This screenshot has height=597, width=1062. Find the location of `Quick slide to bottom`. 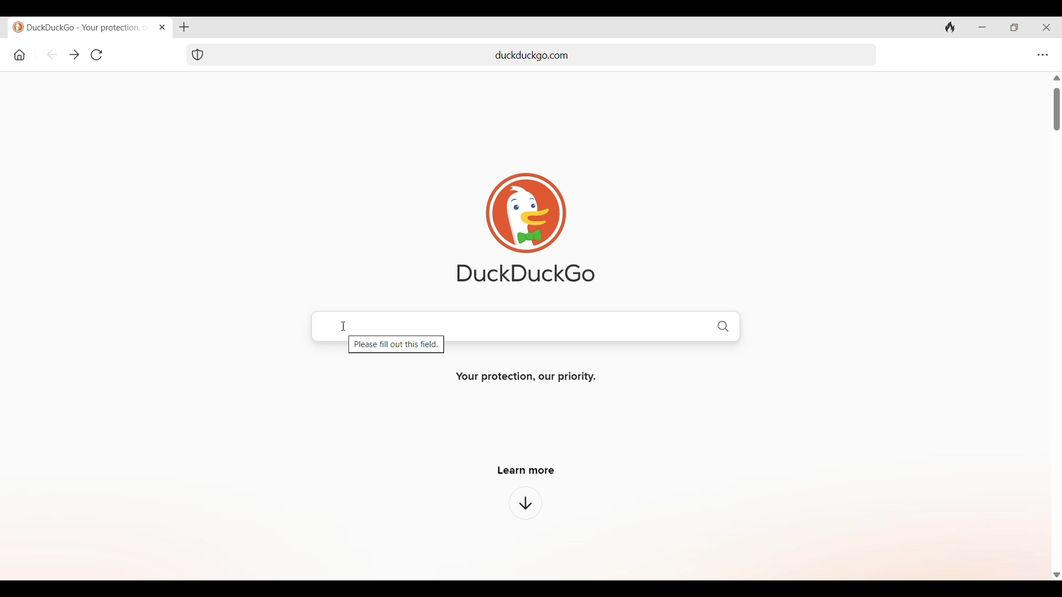

Quick slide to bottom is located at coordinates (1056, 575).